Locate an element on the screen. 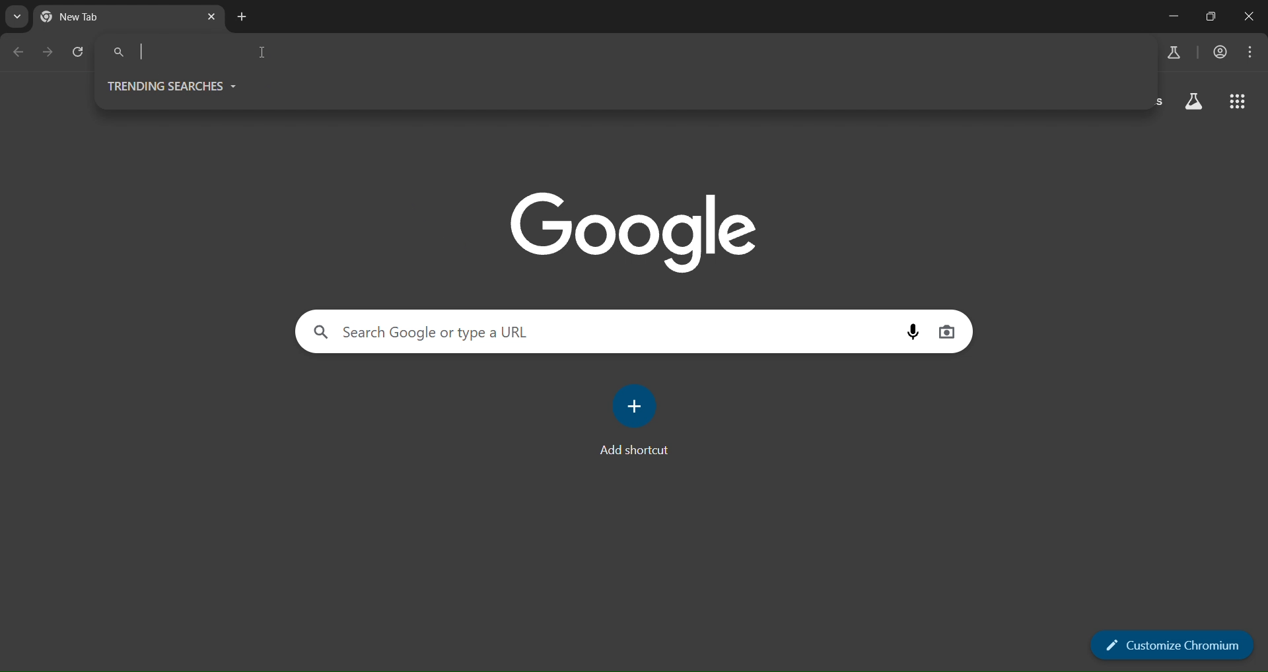 The height and width of the screenshot is (672, 1268). accounts is located at coordinates (1221, 51).